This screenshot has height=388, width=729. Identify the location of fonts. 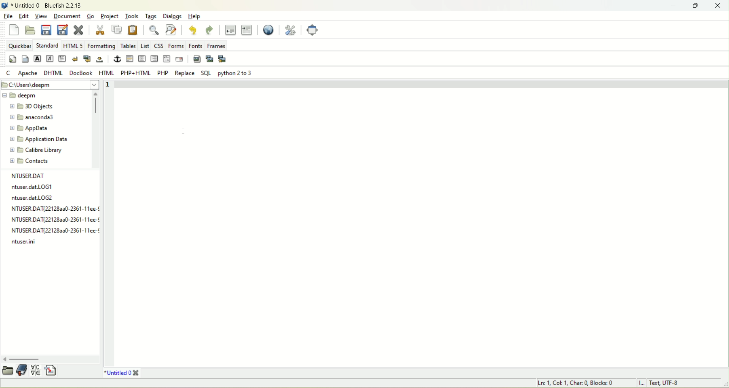
(195, 45).